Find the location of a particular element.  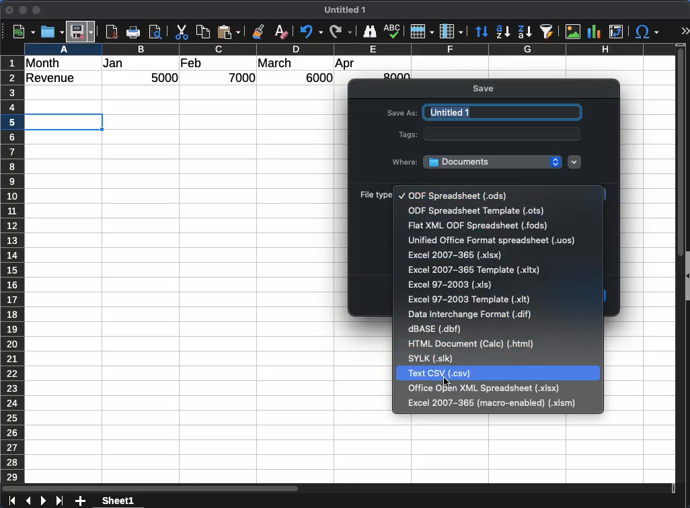

pivot table is located at coordinates (615, 32).